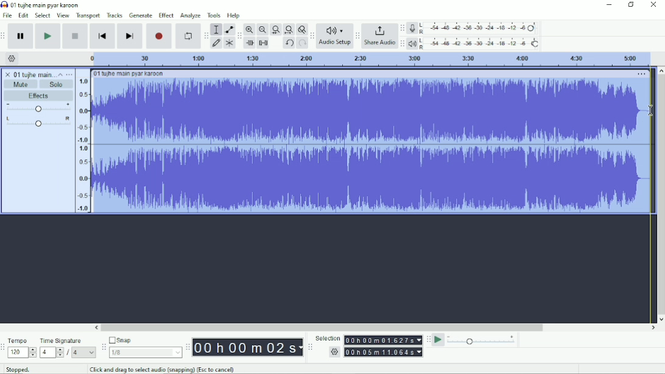 This screenshot has height=374, width=665. What do you see at coordinates (357, 35) in the screenshot?
I see `Audacity share audio toolbar` at bounding box center [357, 35].